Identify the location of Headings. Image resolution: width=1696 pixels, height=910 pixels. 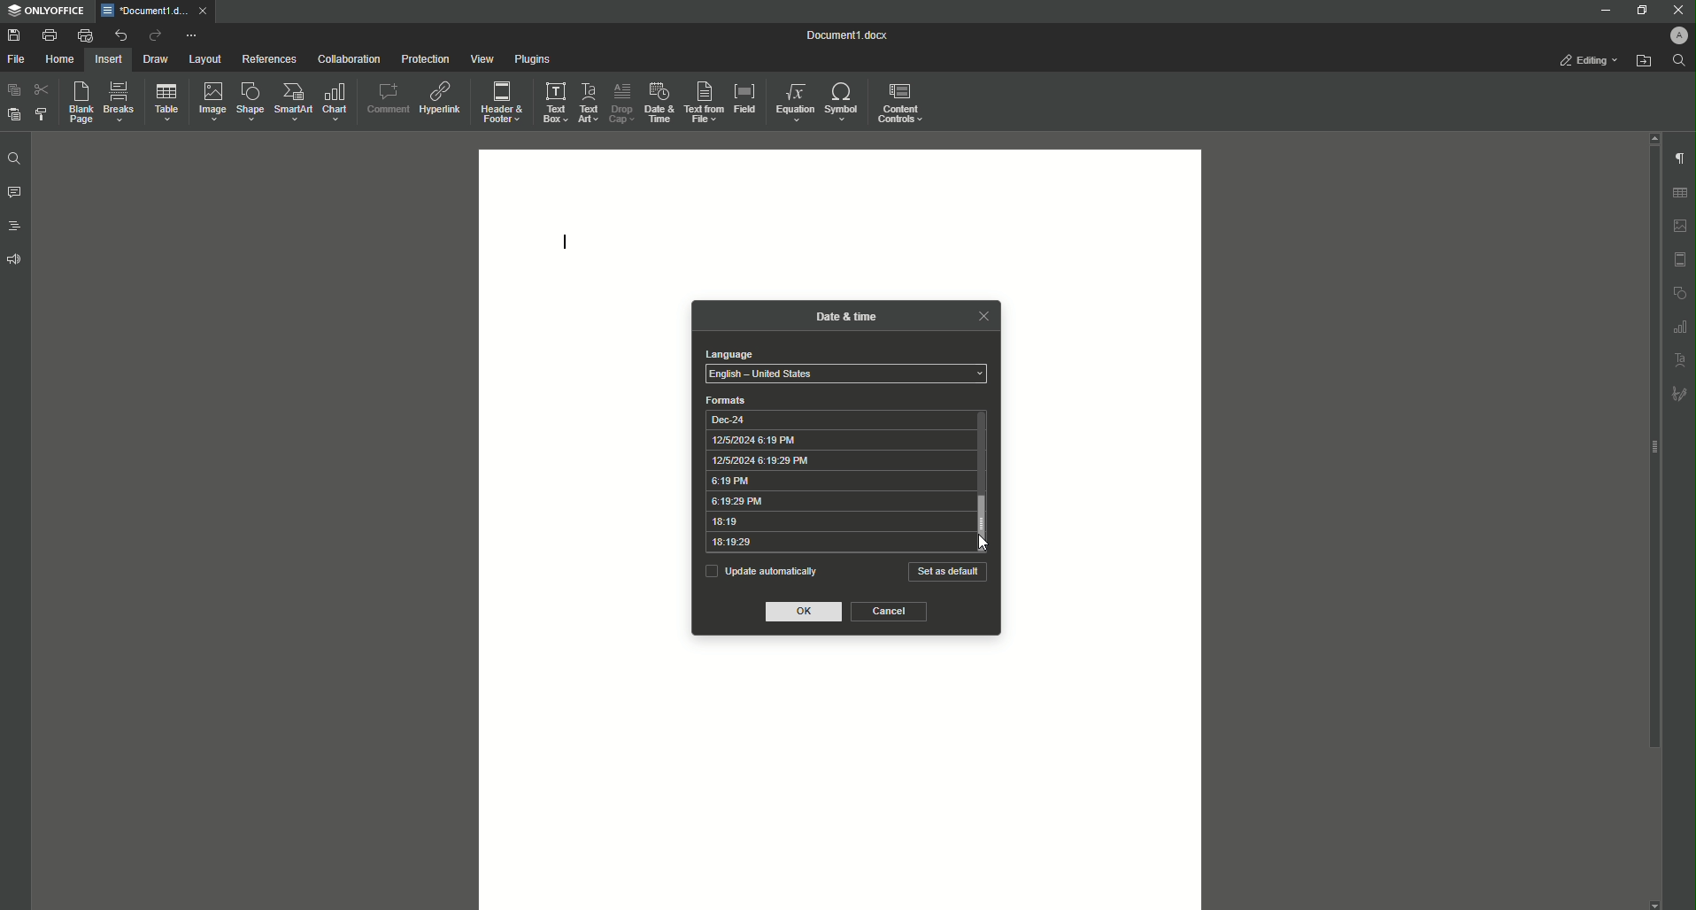
(13, 225).